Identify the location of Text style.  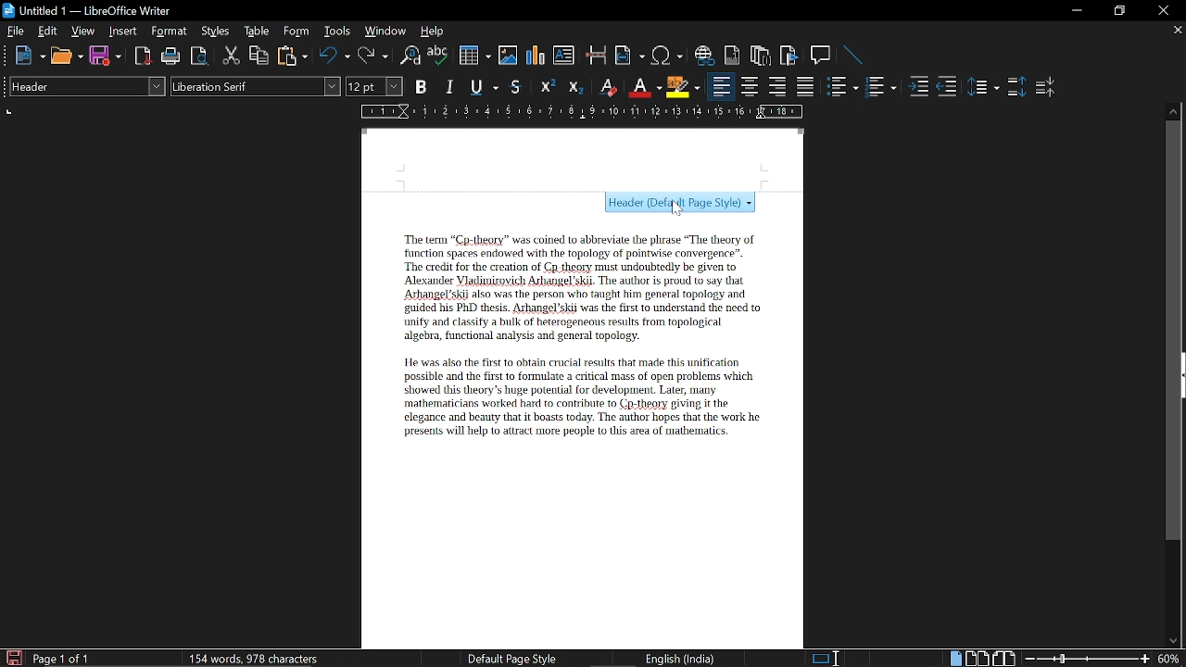
(257, 86).